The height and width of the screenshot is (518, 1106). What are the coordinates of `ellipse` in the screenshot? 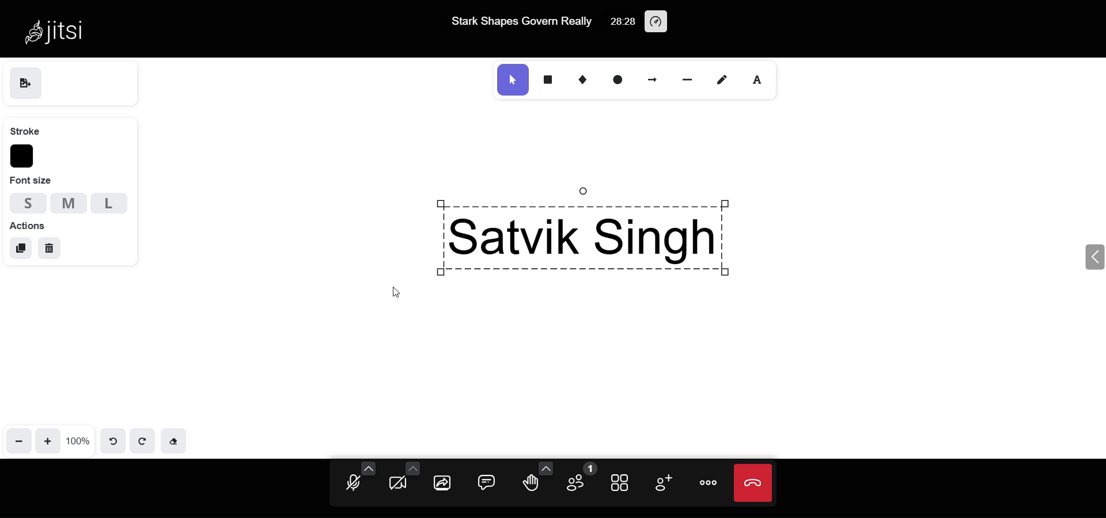 It's located at (615, 79).